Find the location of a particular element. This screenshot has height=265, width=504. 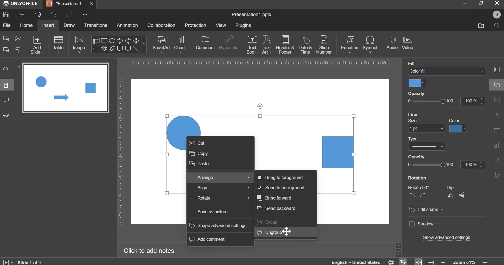

size is located at coordinates (416, 120).